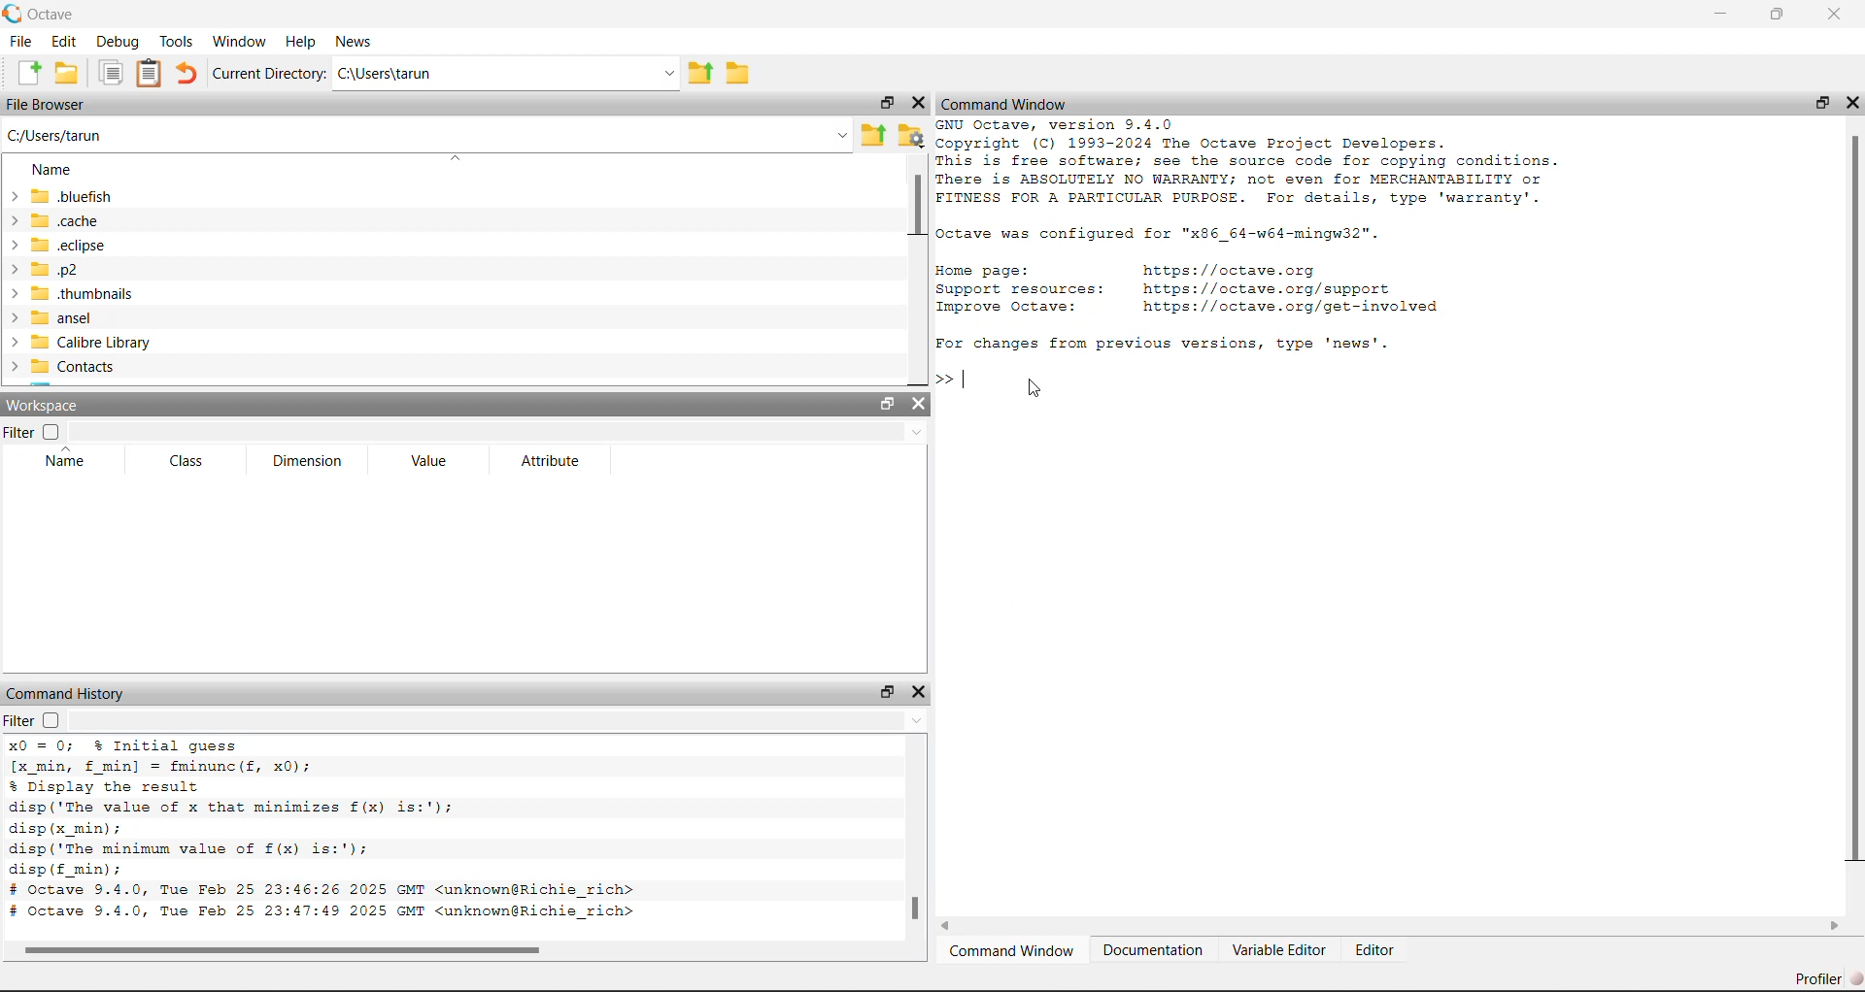 This screenshot has height=992, width=1865. Describe the element at coordinates (60, 134) in the screenshot. I see `C:/Users/tarun` at that location.